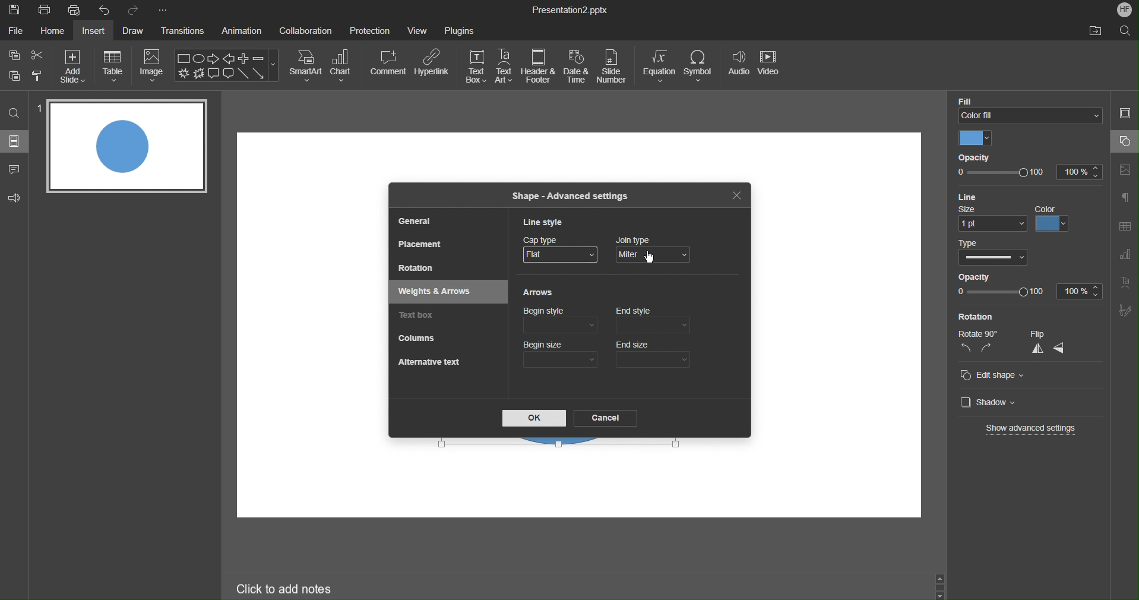 The height and width of the screenshot is (600, 1139). What do you see at coordinates (965, 350) in the screenshot?
I see `left` at bounding box center [965, 350].